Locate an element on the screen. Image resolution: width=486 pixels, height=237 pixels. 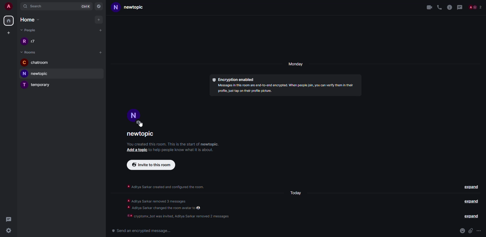
info is located at coordinates (174, 144).